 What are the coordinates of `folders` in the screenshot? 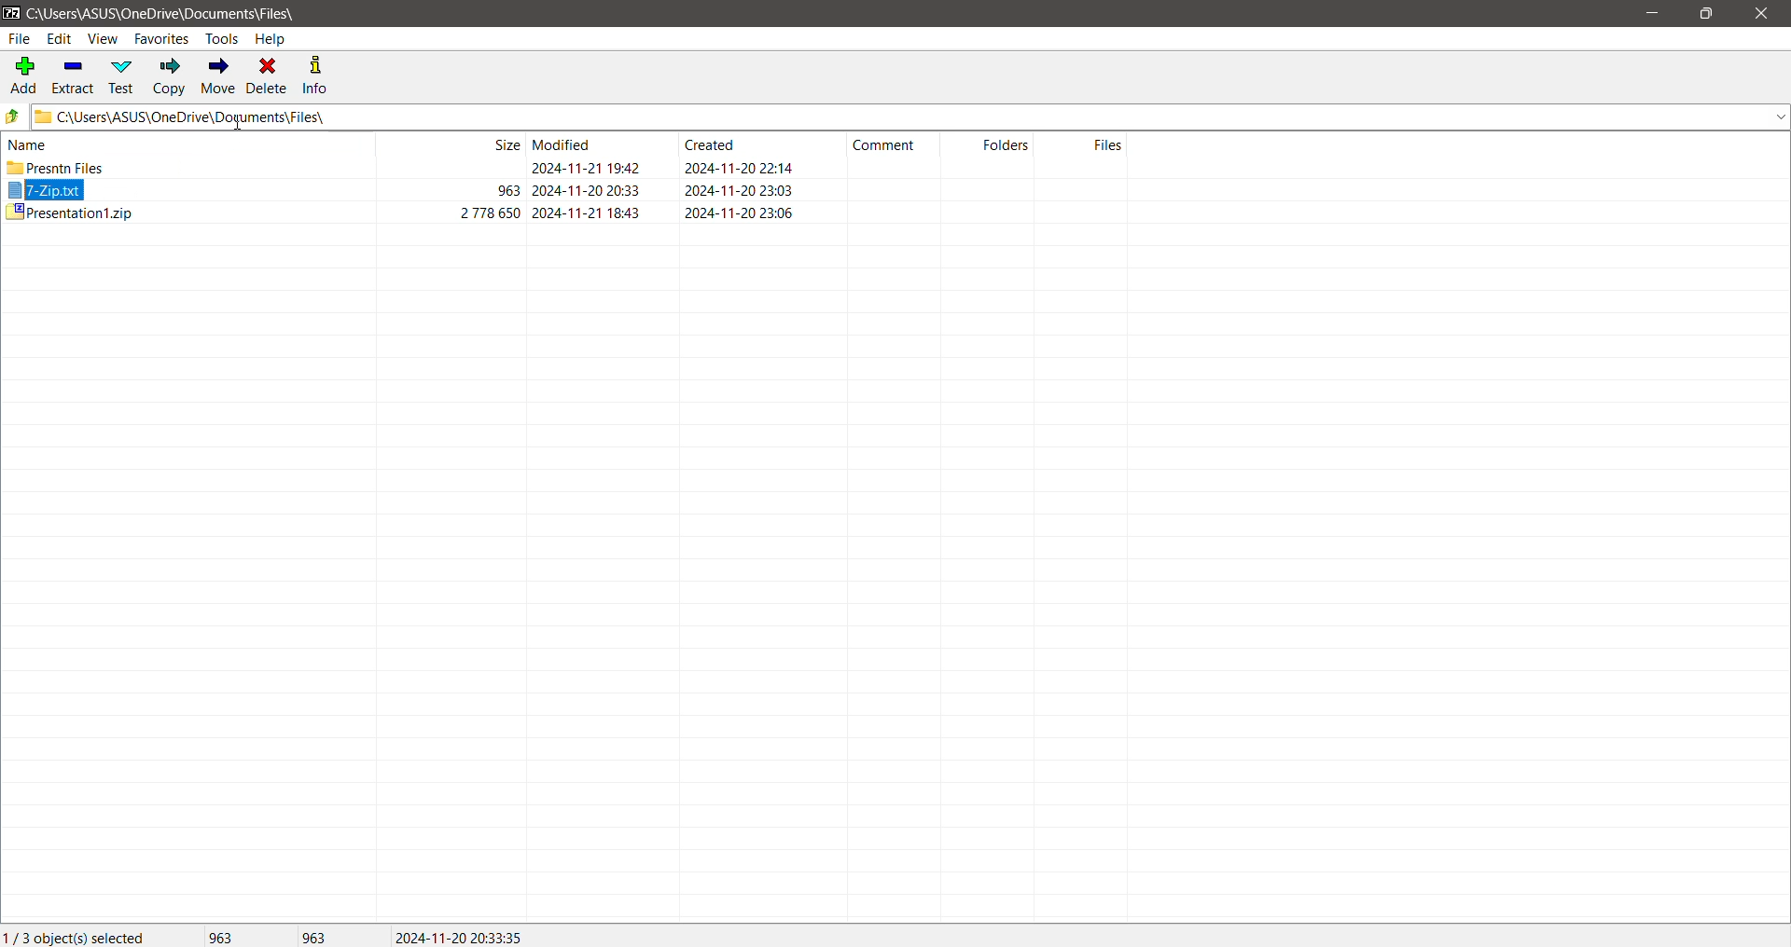 It's located at (1007, 144).